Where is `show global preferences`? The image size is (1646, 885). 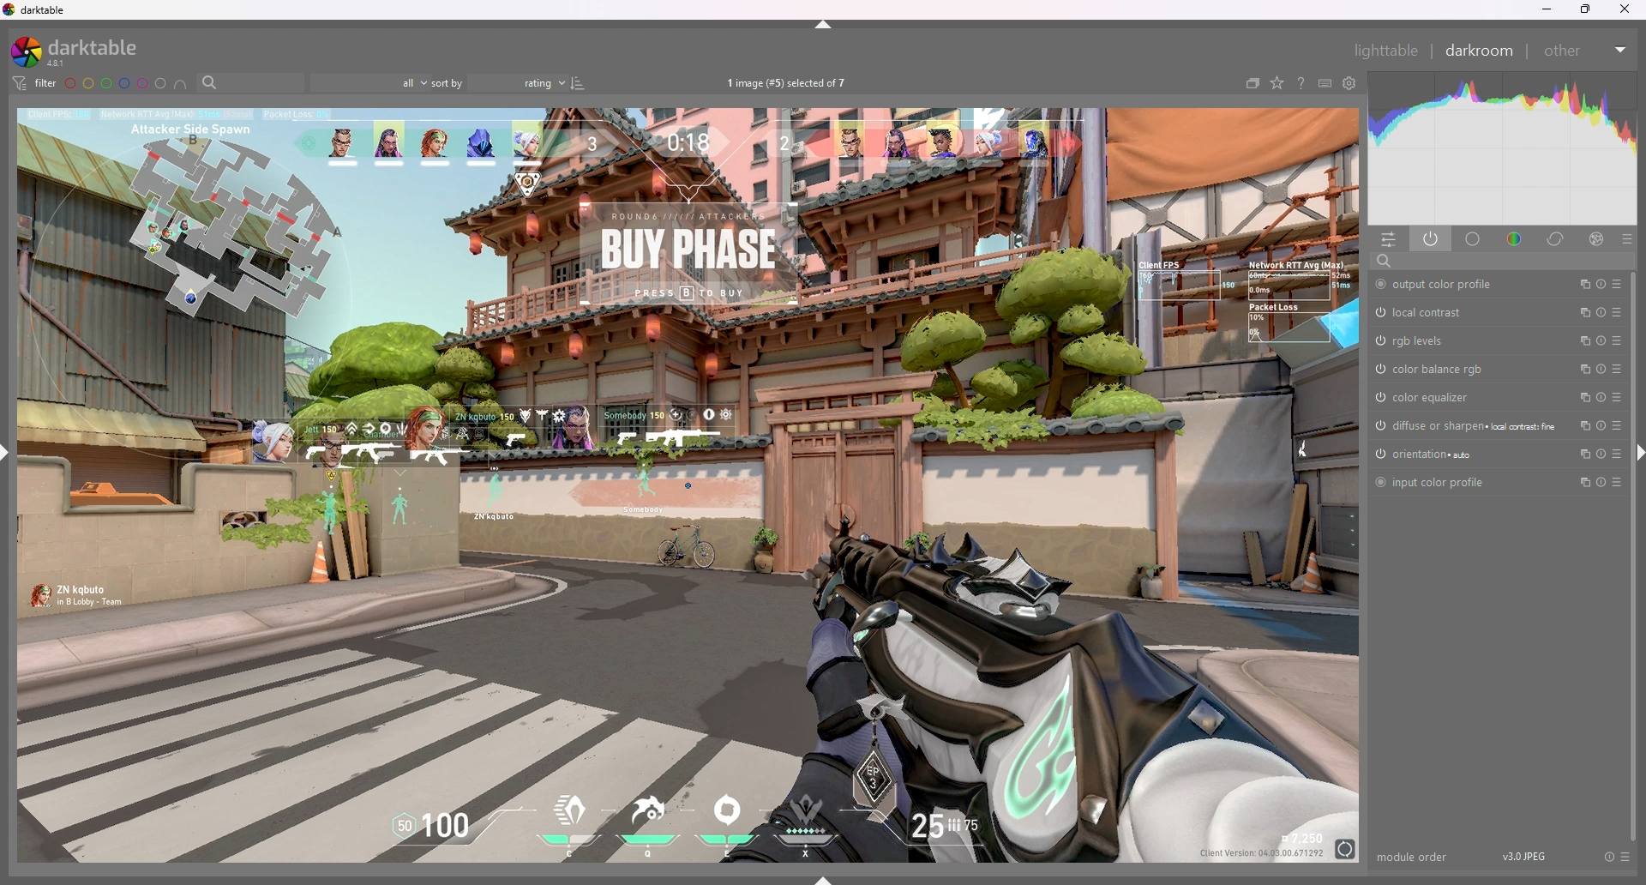
show global preferences is located at coordinates (1350, 83).